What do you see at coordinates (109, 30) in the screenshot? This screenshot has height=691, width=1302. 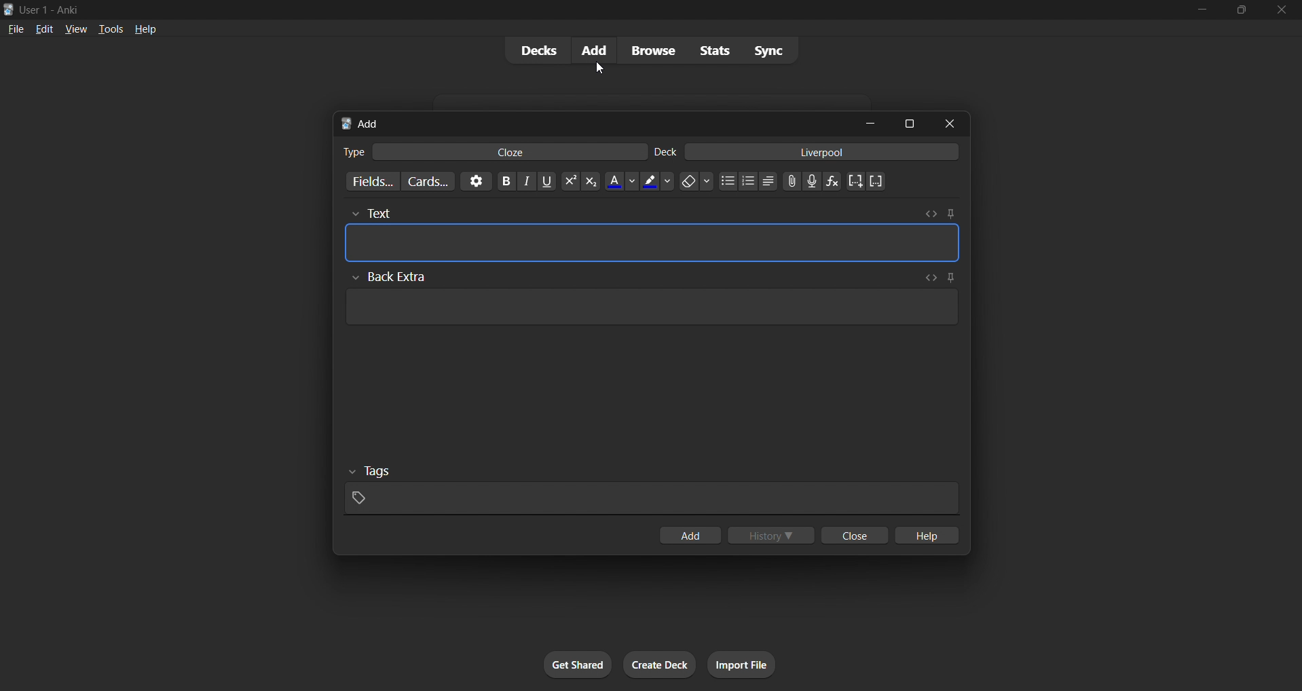 I see `tools` at bounding box center [109, 30].